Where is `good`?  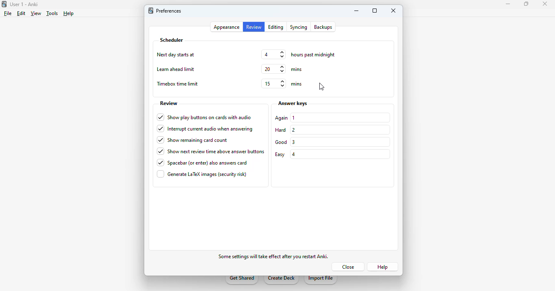
good is located at coordinates (282, 142).